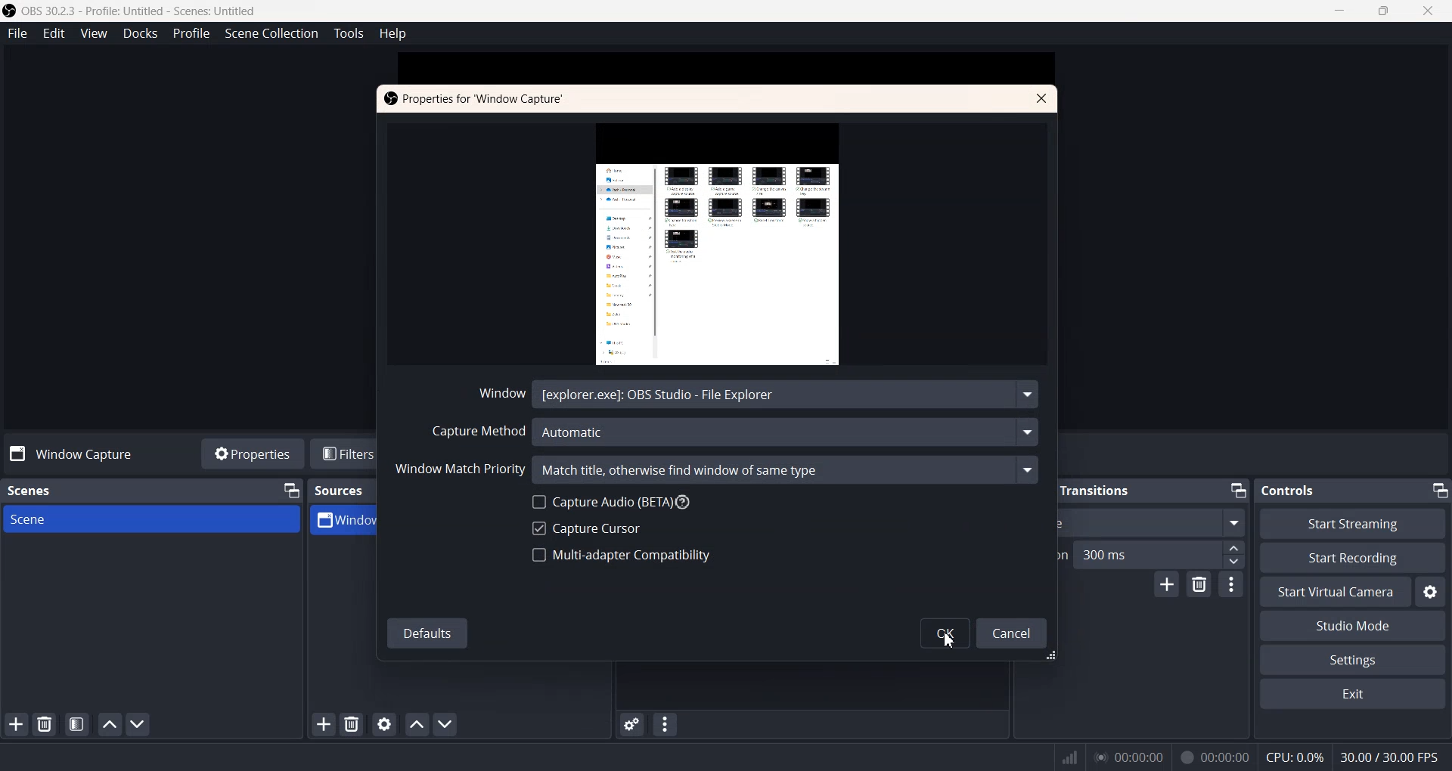  Describe the element at coordinates (445, 724) in the screenshot. I see `Move source down` at that location.